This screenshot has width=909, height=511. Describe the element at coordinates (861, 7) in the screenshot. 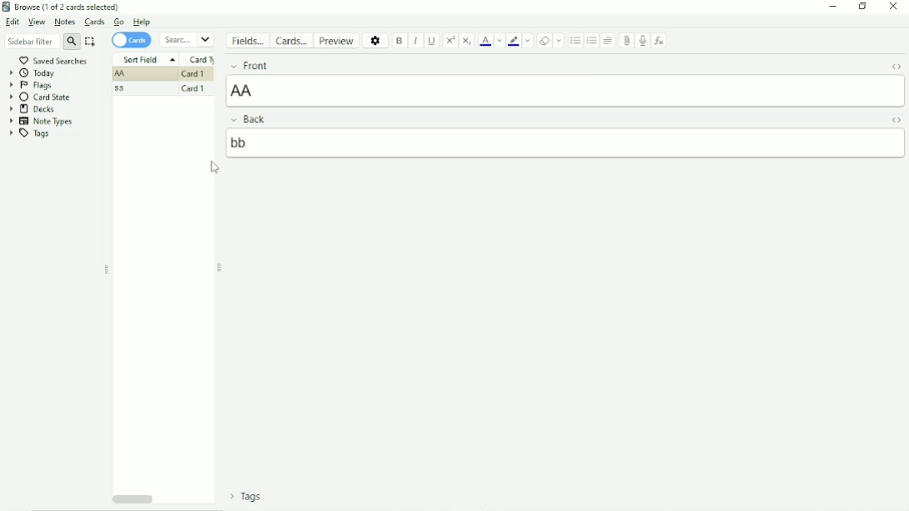

I see `Restore down` at that location.